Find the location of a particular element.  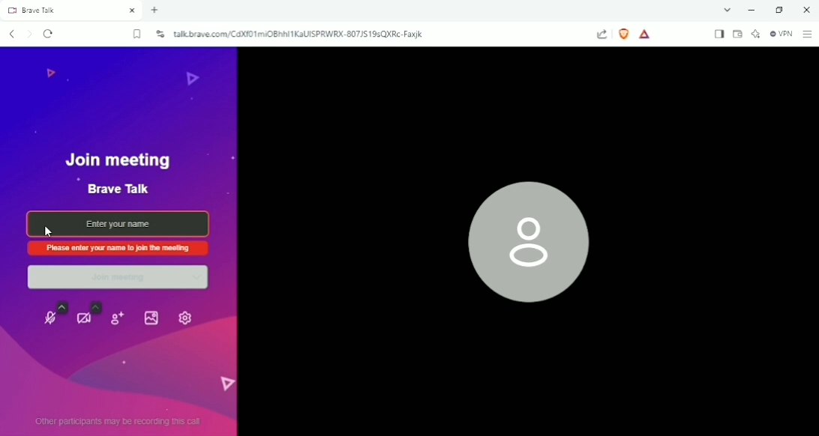

Brave Shields is located at coordinates (624, 34).